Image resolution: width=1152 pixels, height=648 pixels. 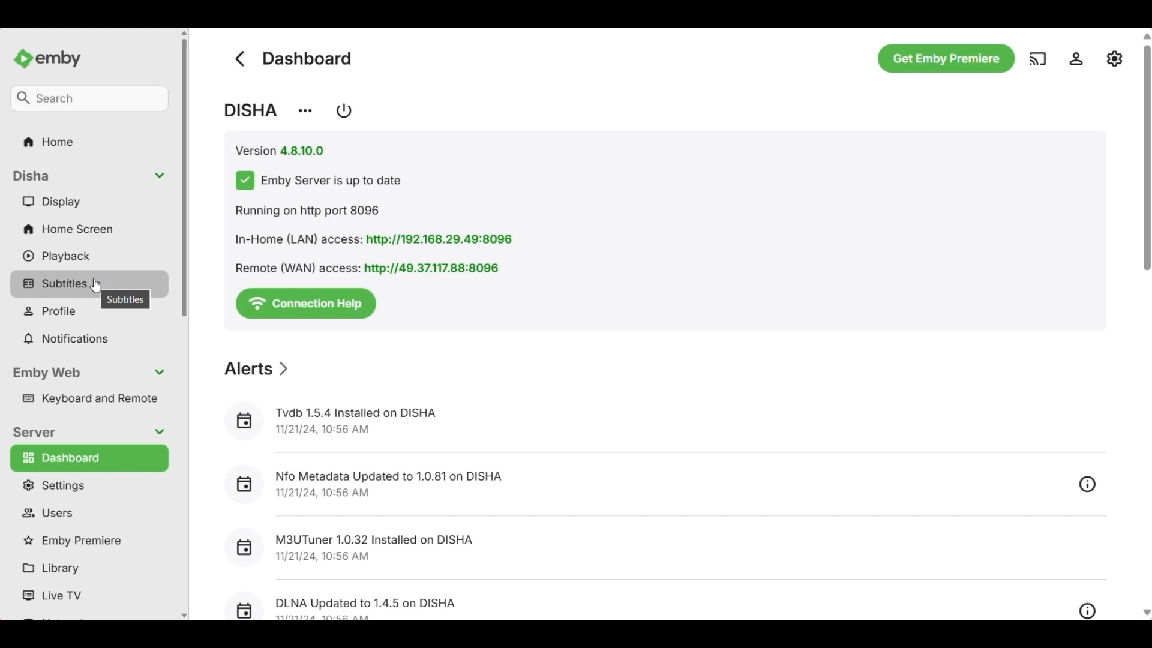 I want to click on Page title, so click(x=308, y=59).